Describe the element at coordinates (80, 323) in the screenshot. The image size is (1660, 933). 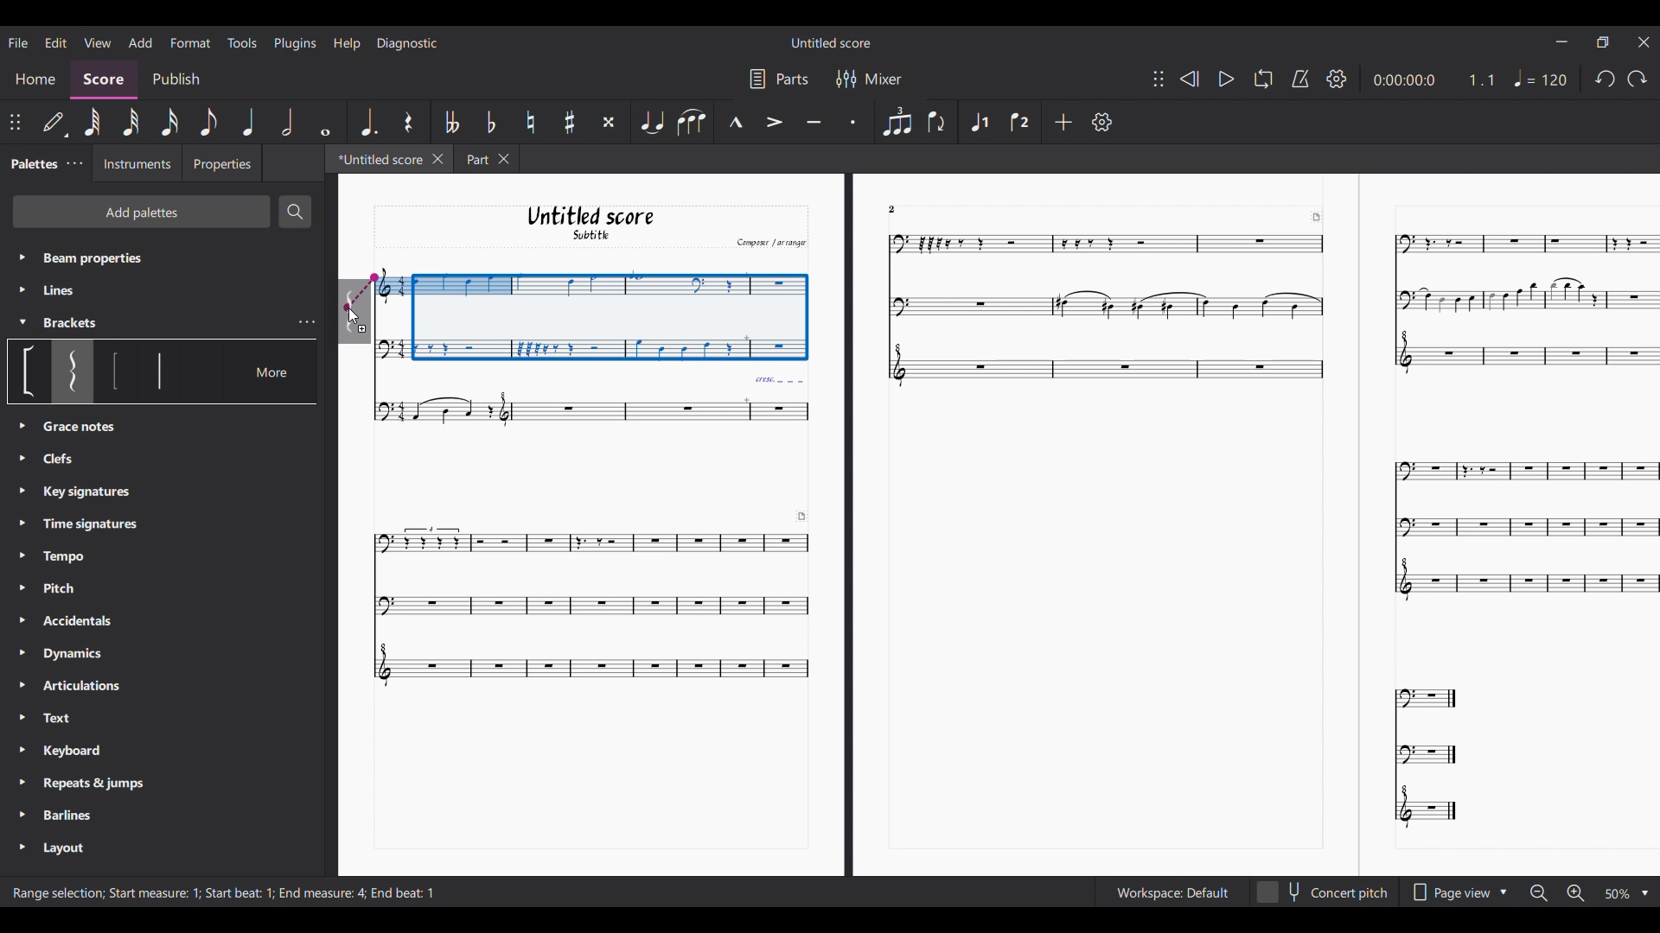
I see `Brackets` at that location.